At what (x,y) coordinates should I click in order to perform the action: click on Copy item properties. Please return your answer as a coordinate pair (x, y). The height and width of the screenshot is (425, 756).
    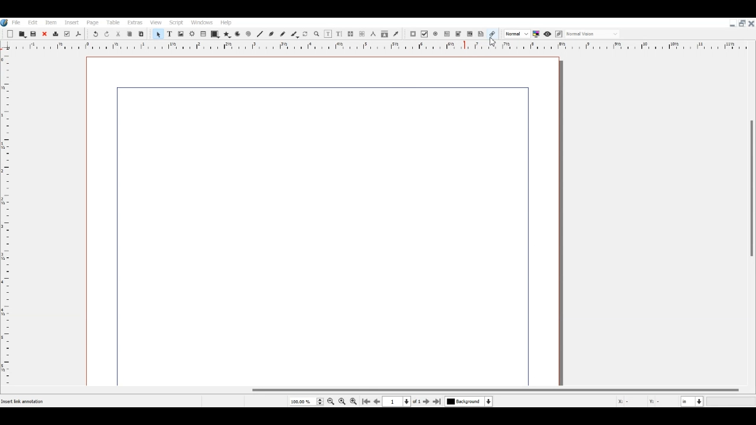
    Looking at the image, I should click on (384, 35).